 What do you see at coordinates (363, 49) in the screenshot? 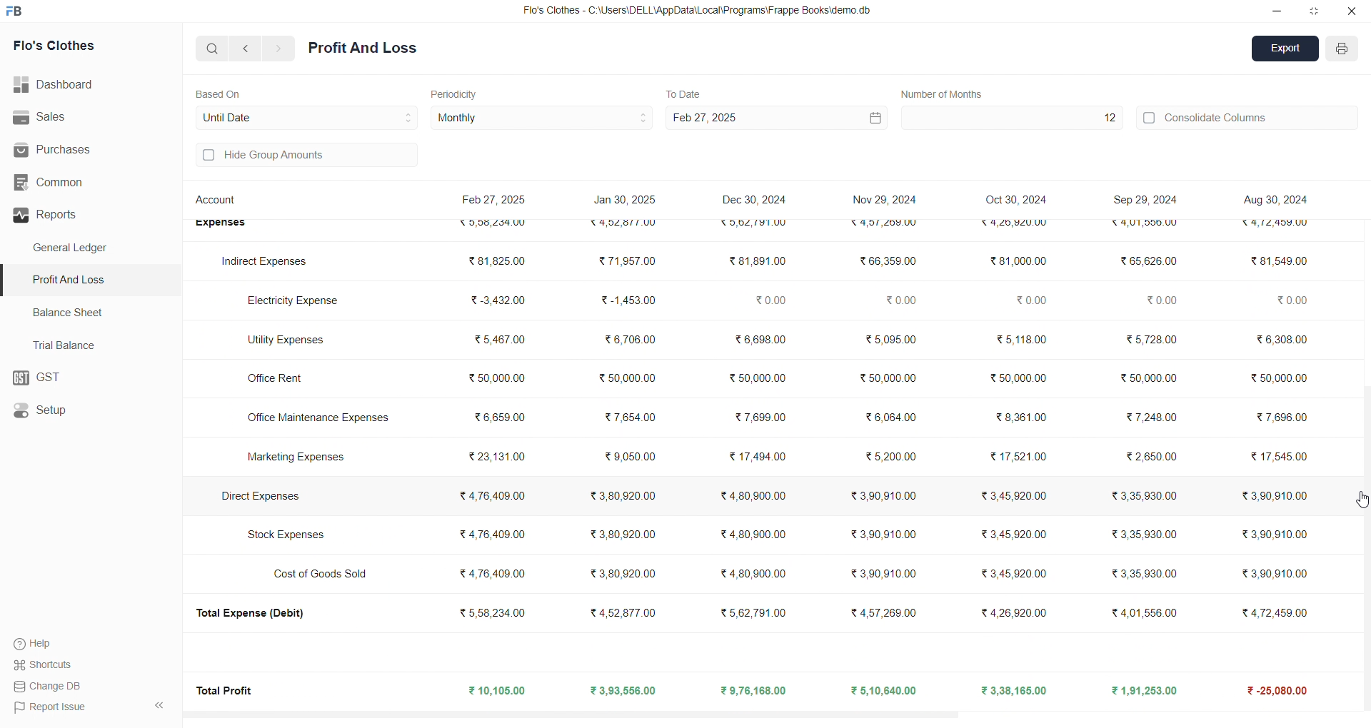
I see `Profit And Loss` at bounding box center [363, 49].